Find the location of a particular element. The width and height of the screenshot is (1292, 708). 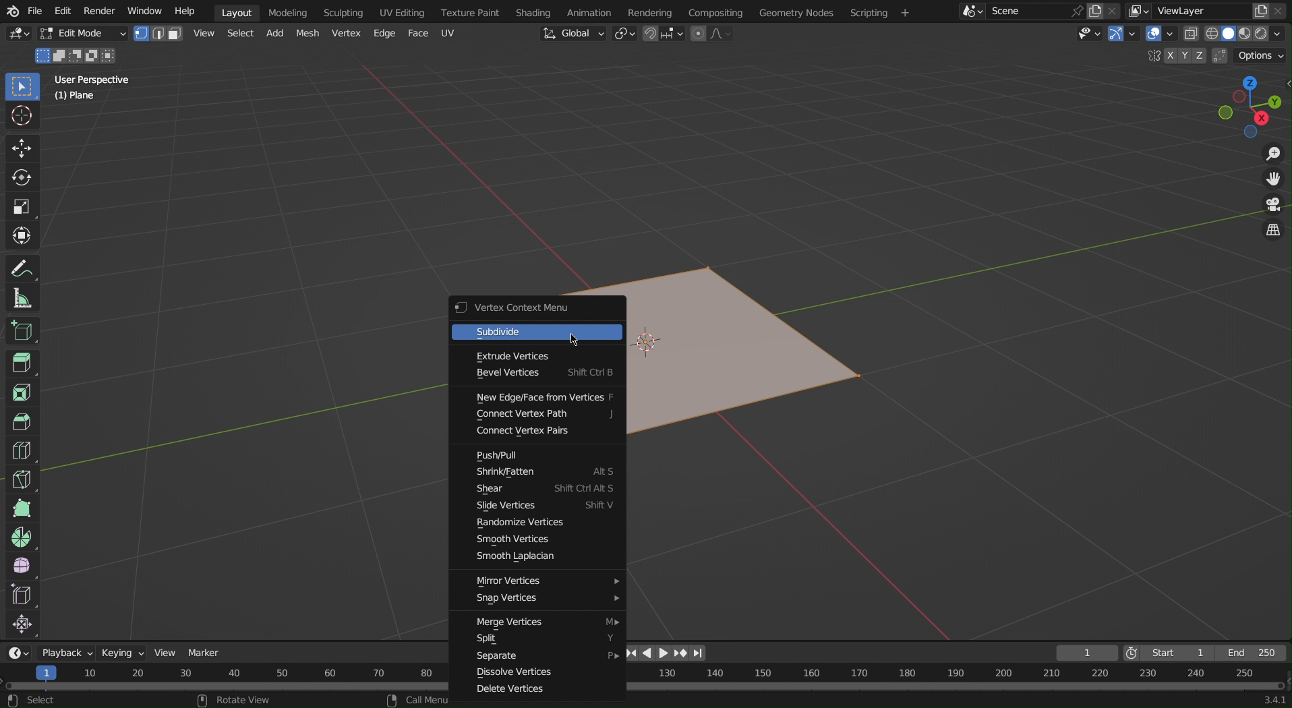

Help is located at coordinates (183, 11).